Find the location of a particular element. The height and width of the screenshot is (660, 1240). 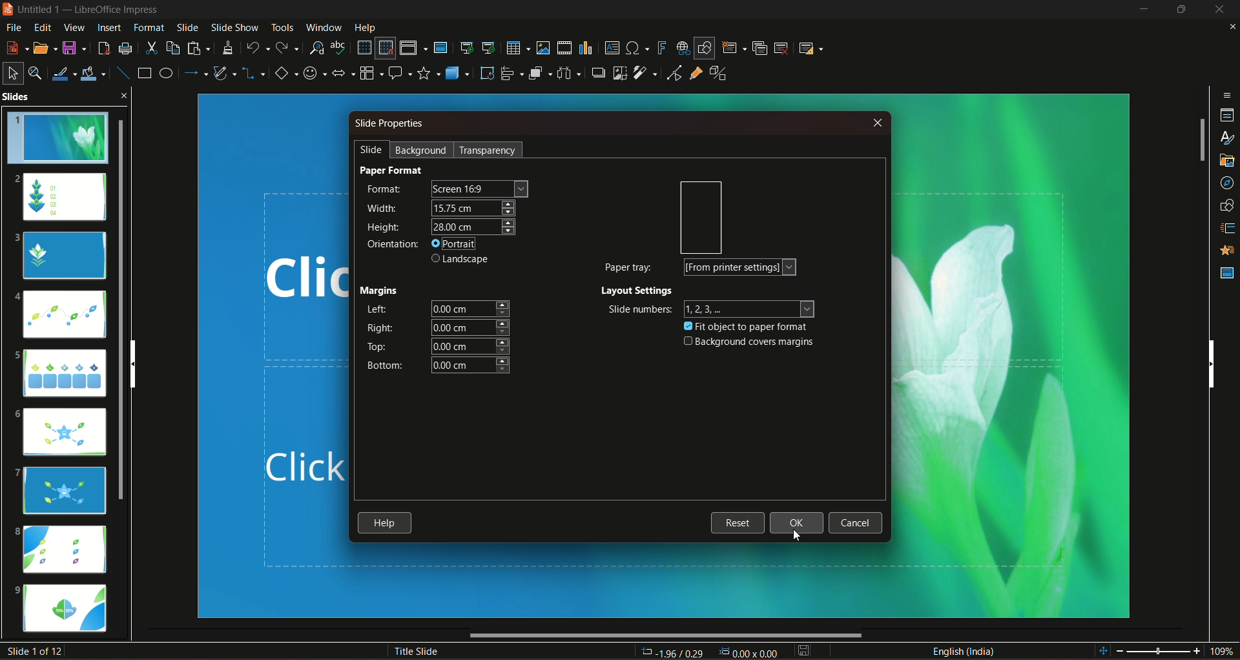

cut is located at coordinates (151, 47).